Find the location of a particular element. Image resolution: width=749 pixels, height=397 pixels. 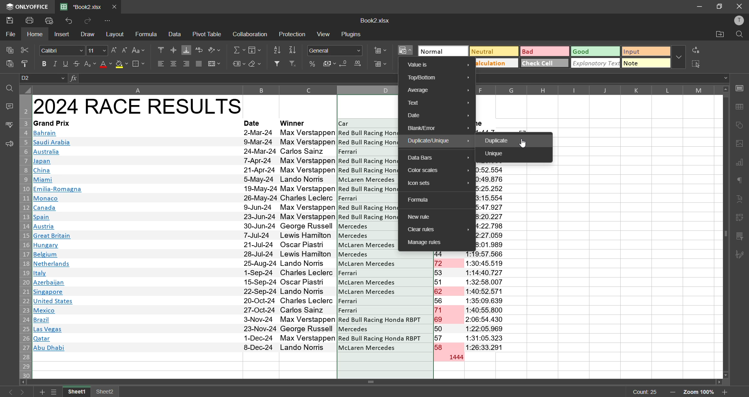

redo is located at coordinates (86, 21).